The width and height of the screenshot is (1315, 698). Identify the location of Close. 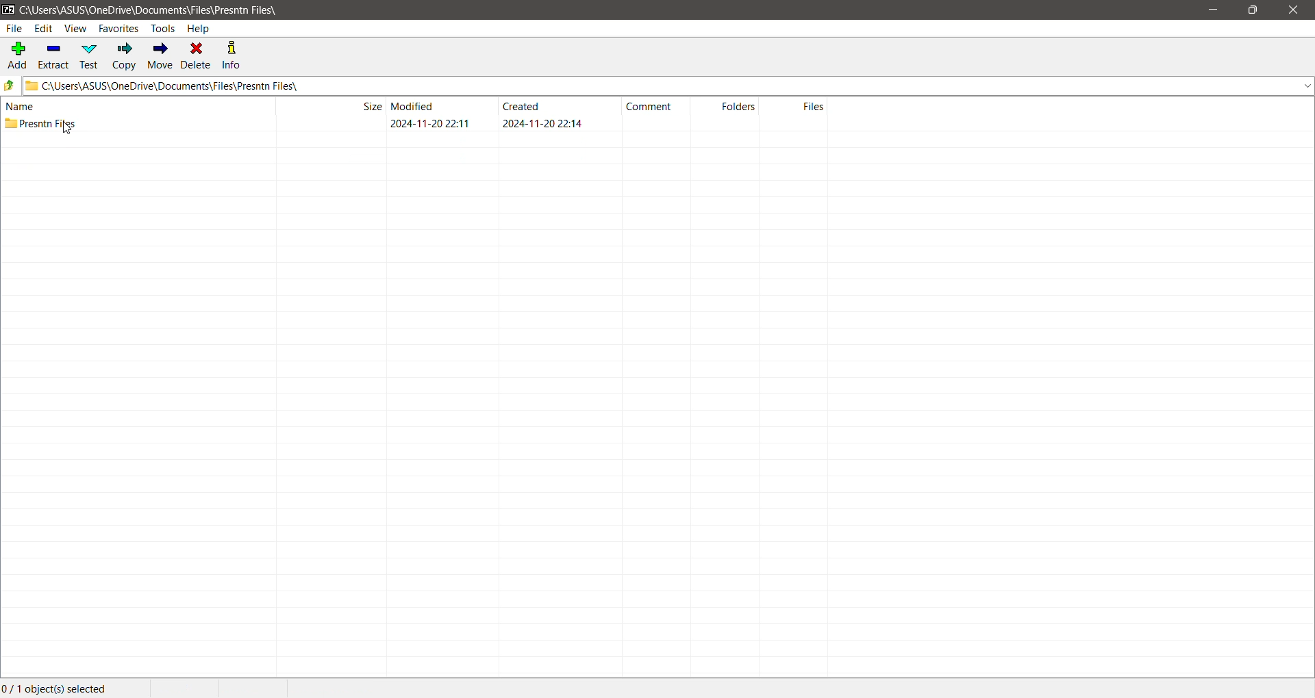
(1296, 10).